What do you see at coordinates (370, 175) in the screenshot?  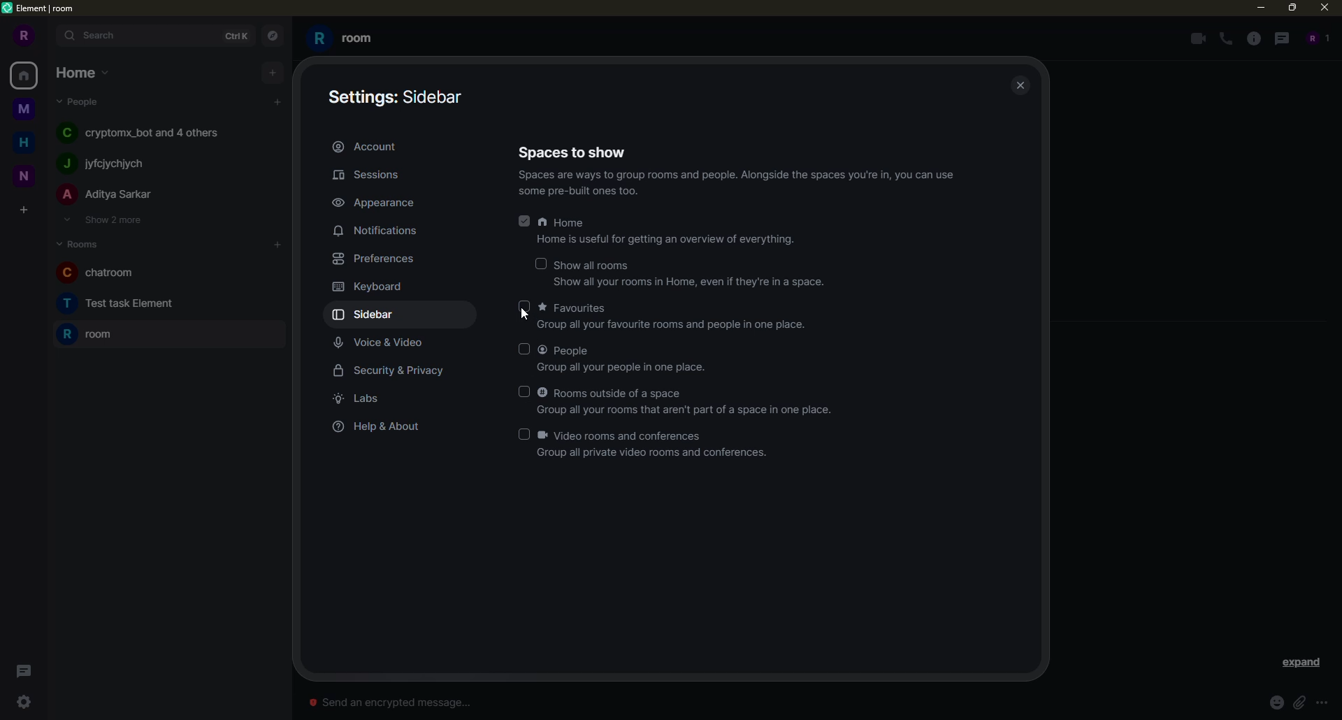 I see `sessions` at bounding box center [370, 175].